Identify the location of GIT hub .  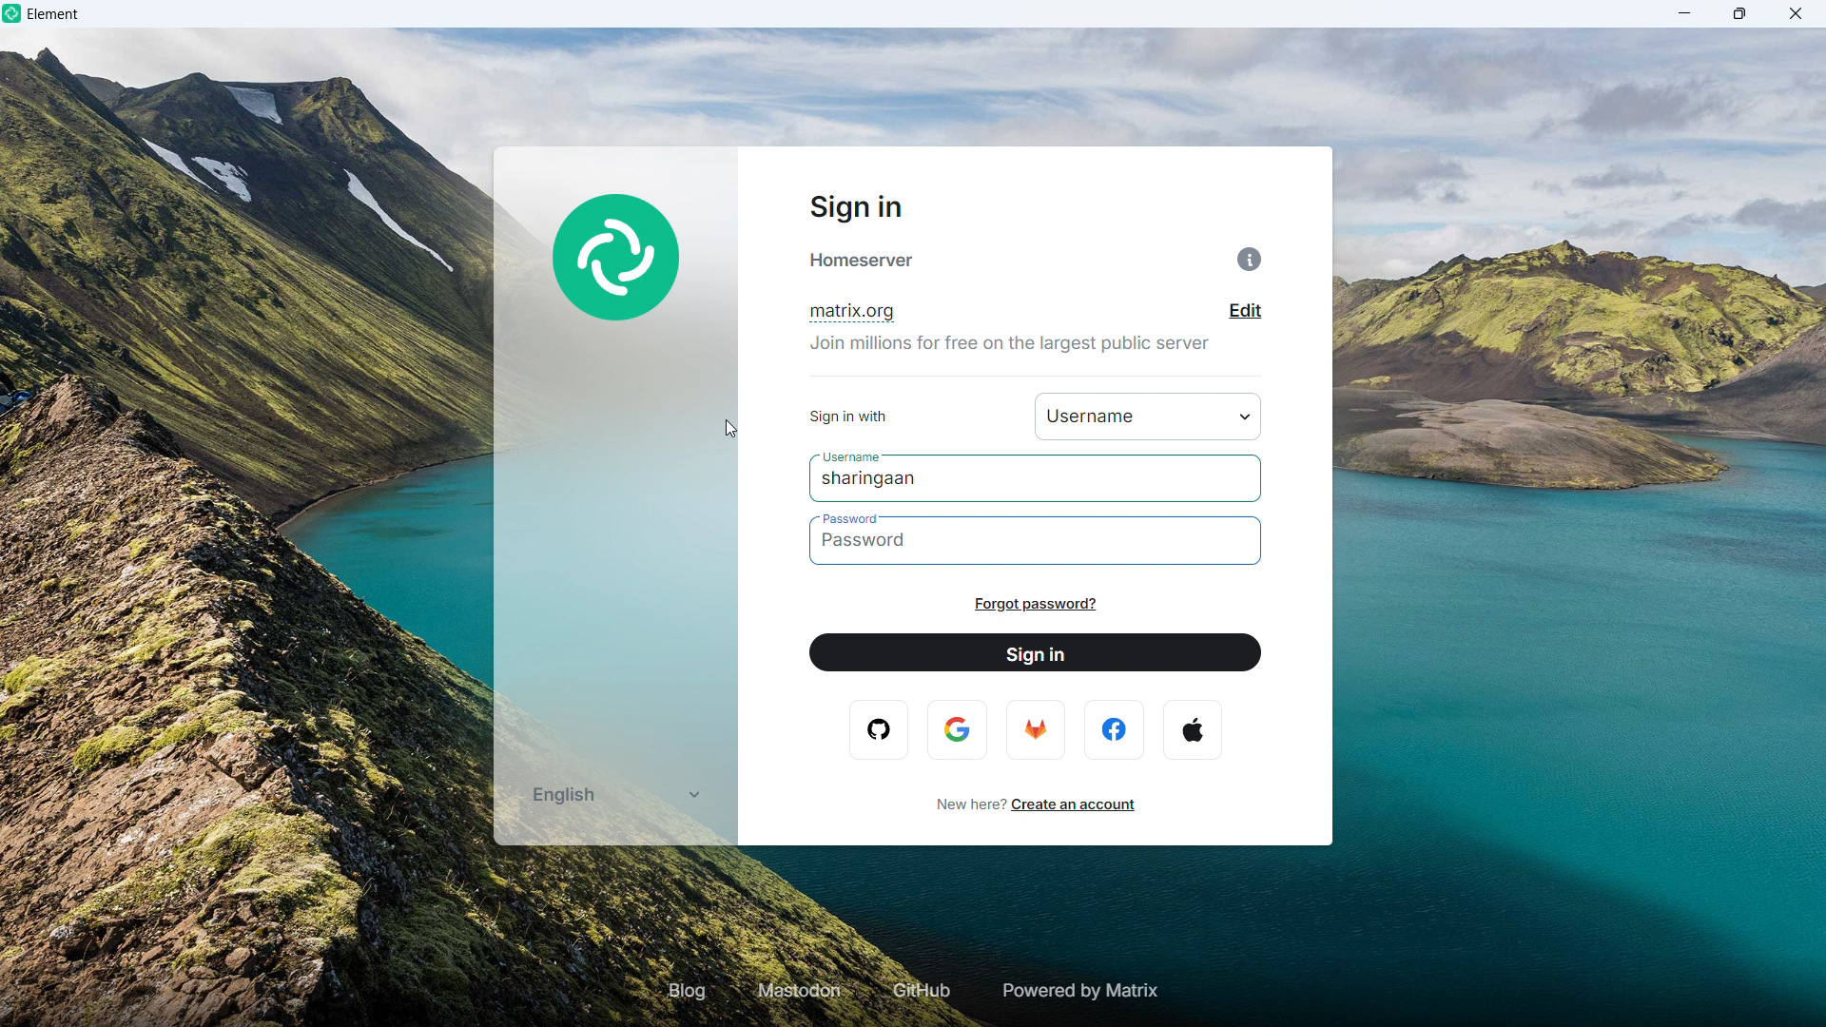
(918, 992).